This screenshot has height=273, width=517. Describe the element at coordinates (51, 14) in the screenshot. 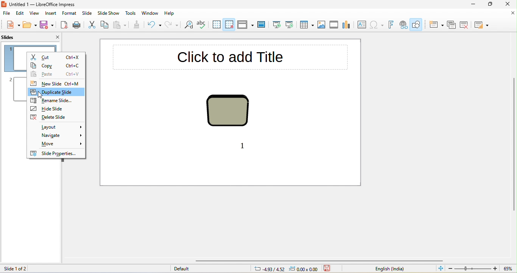

I see `insert` at that location.